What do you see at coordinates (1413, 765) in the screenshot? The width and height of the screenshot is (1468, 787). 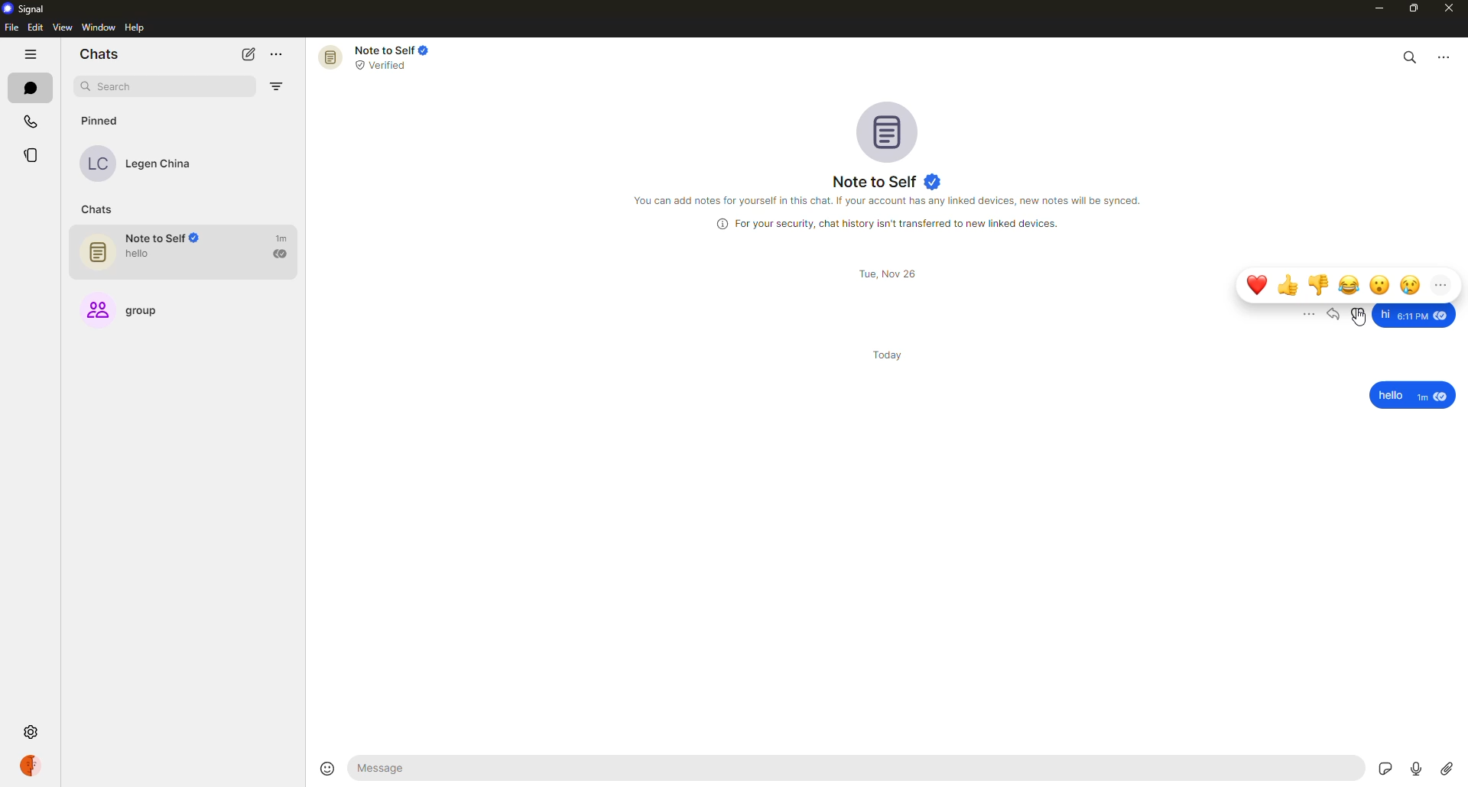 I see `record` at bounding box center [1413, 765].